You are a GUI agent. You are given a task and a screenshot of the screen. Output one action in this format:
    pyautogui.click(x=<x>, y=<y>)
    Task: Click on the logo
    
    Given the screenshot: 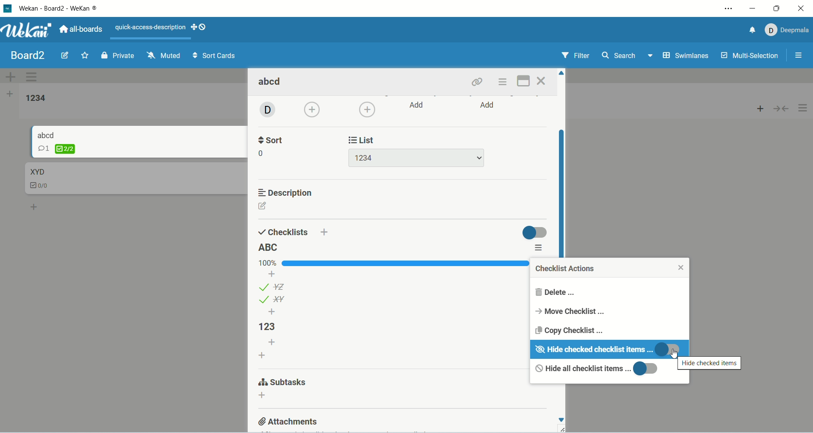 What is the action you would take?
    pyautogui.click(x=7, y=9)
    